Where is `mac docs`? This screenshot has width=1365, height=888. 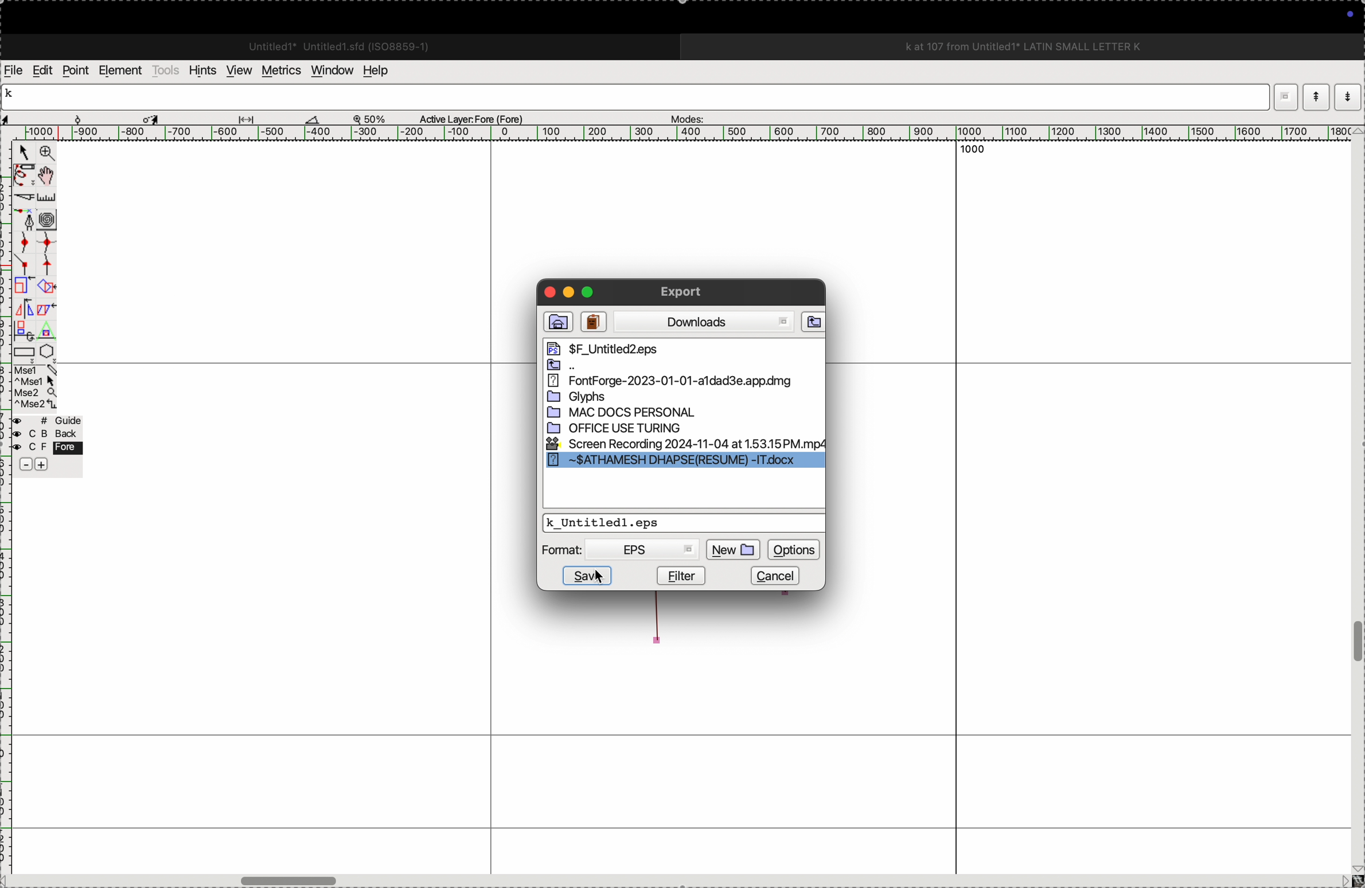 mac docs is located at coordinates (635, 413).